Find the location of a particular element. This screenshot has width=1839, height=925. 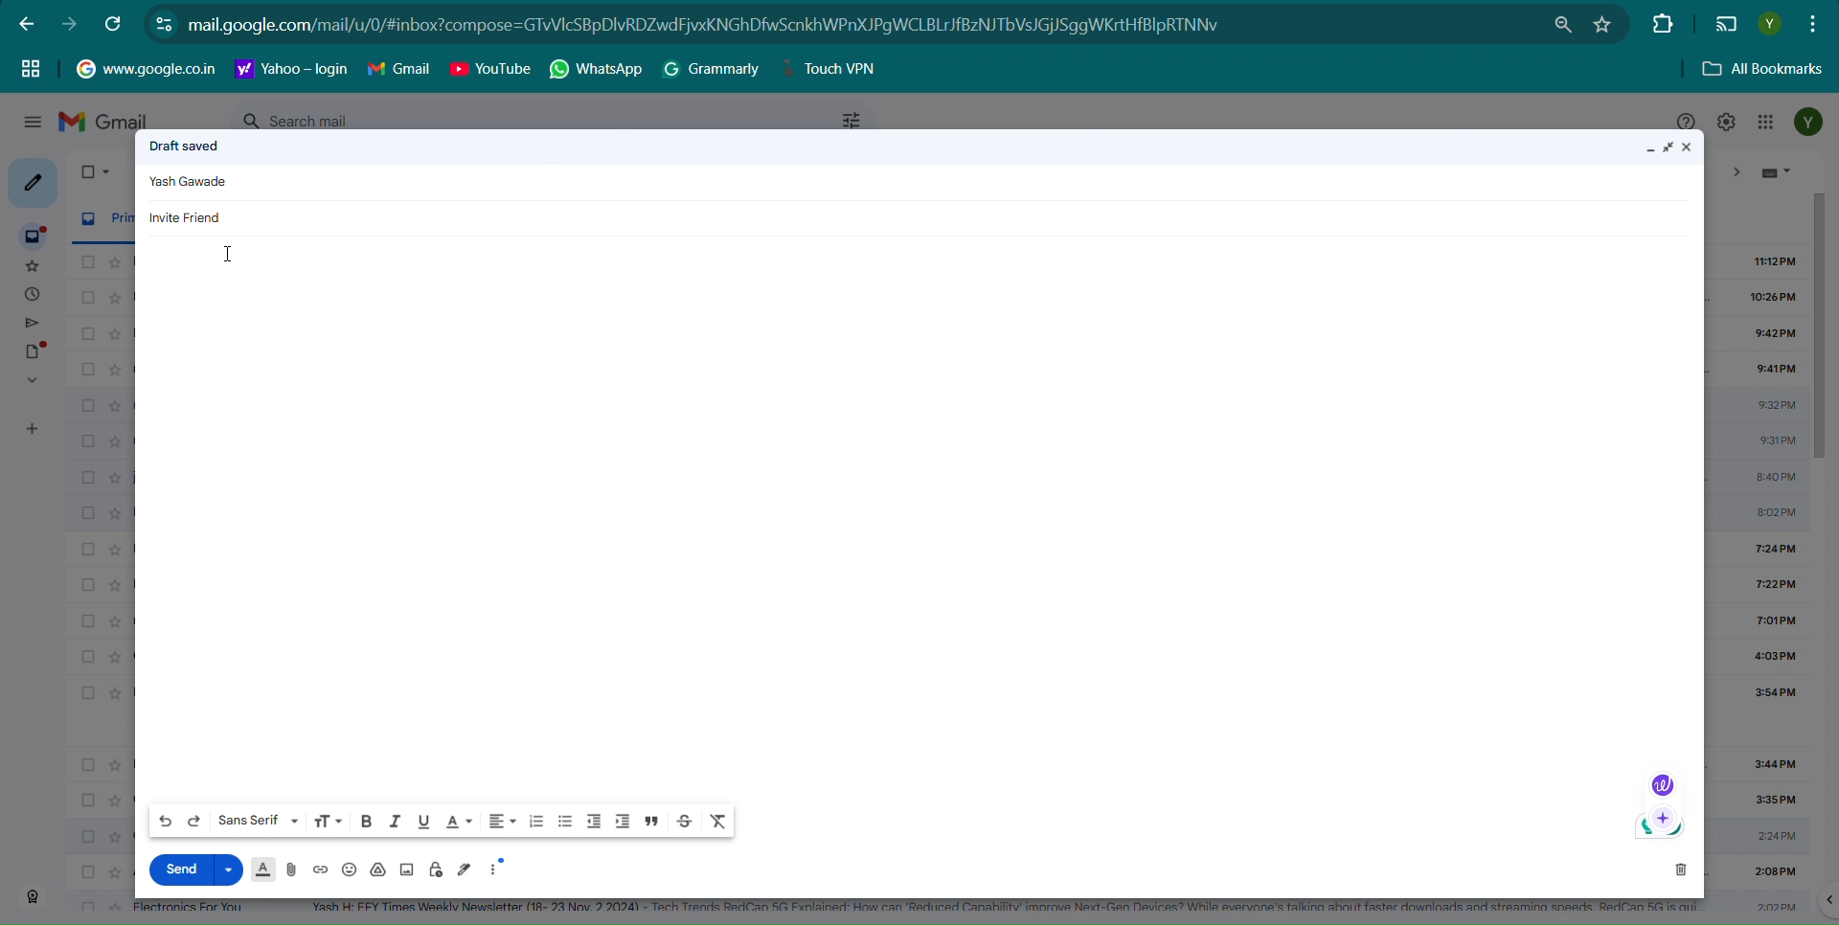

Toggle confidential mode is located at coordinates (437, 869).